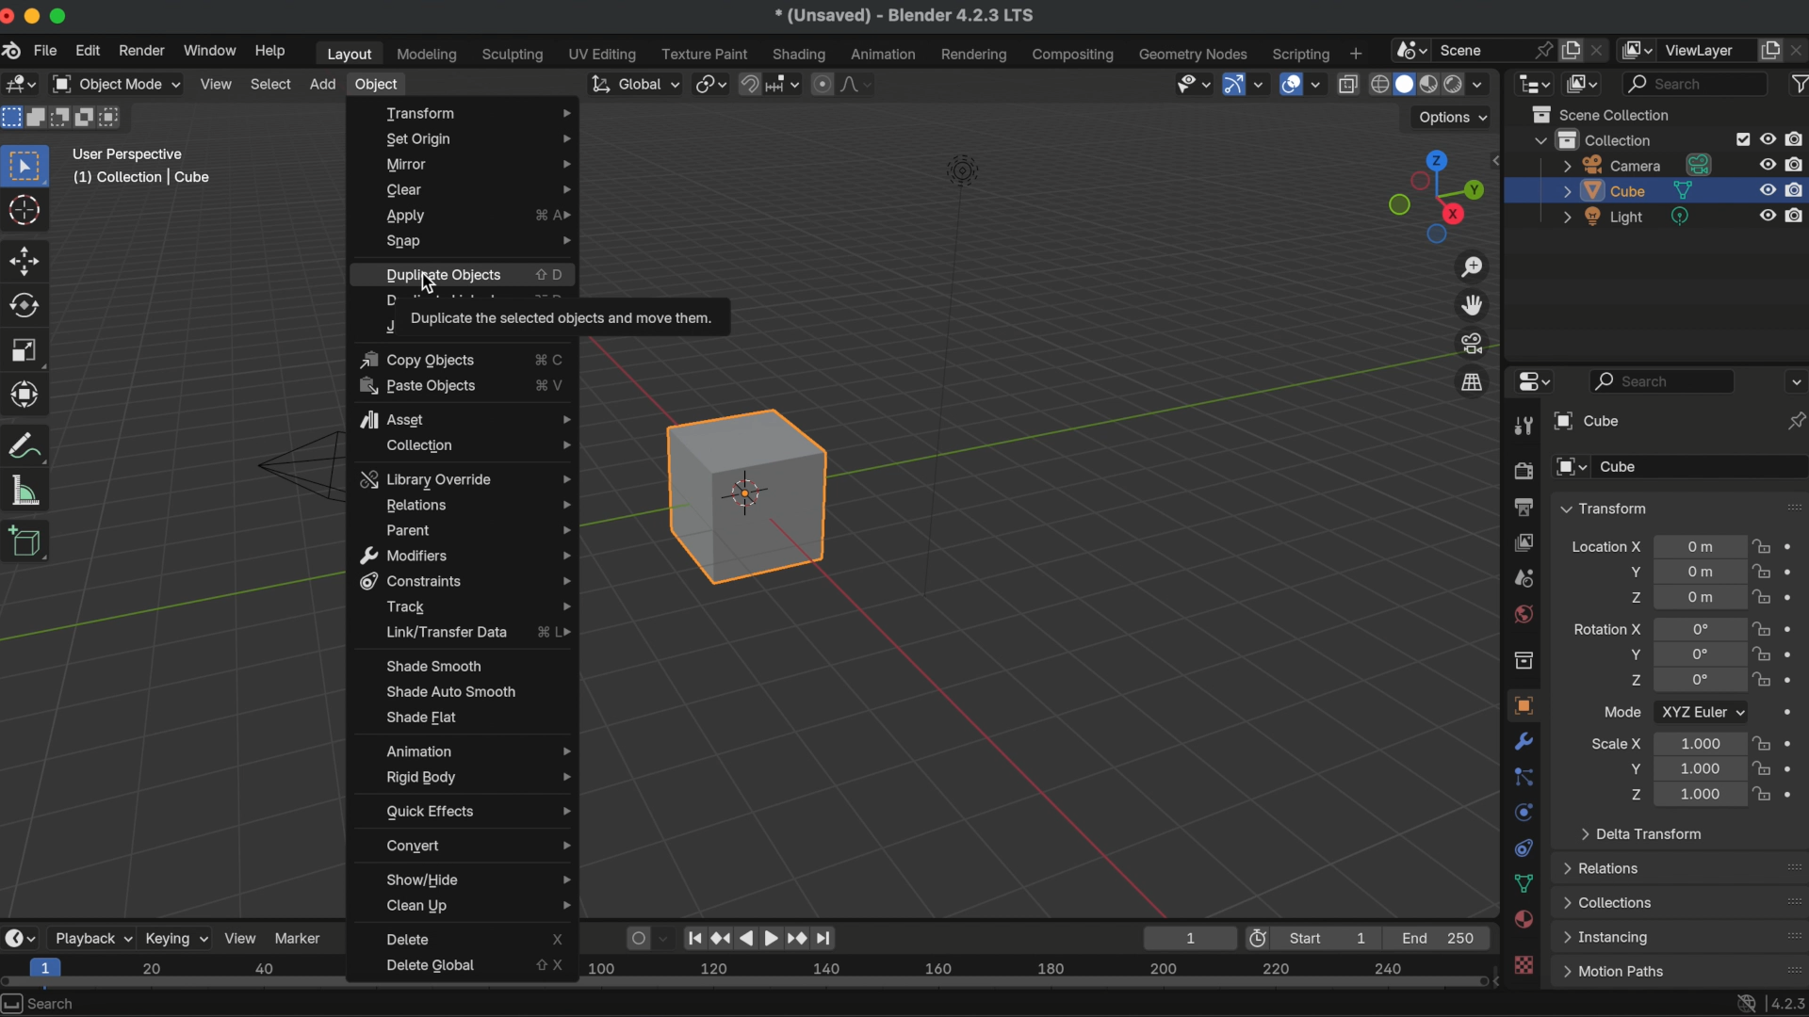 The width and height of the screenshot is (1809, 1017). Describe the element at coordinates (1786, 1000) in the screenshot. I see `4..2.3` at that location.